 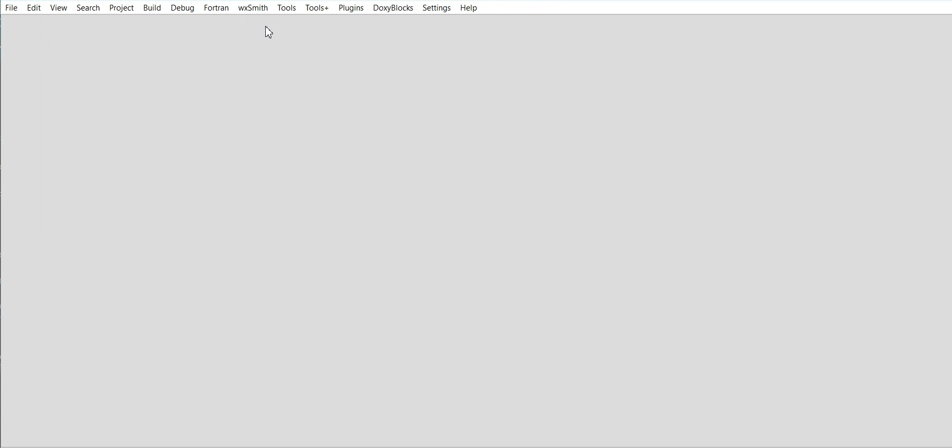 What do you see at coordinates (270, 32) in the screenshot?
I see `Cursor` at bounding box center [270, 32].